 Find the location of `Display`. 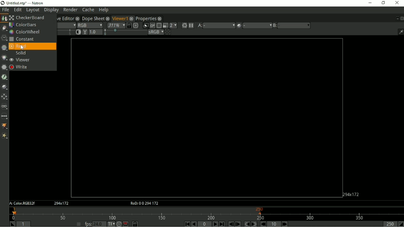

Display is located at coordinates (51, 10).